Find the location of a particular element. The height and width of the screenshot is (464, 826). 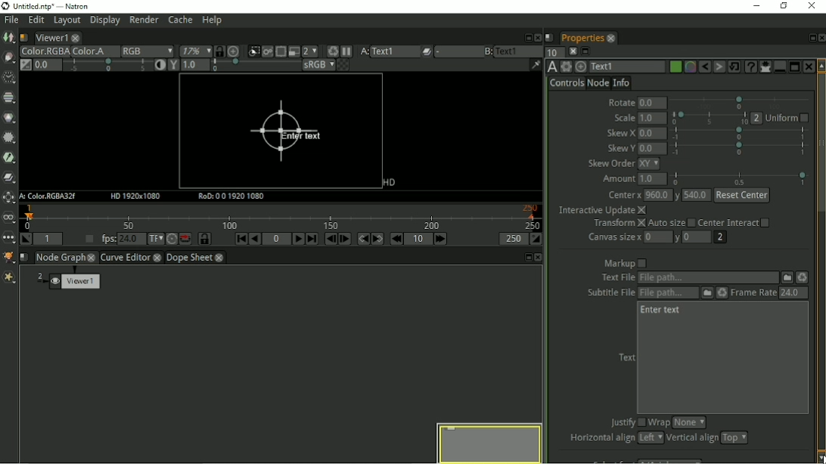

Display is located at coordinates (104, 22).